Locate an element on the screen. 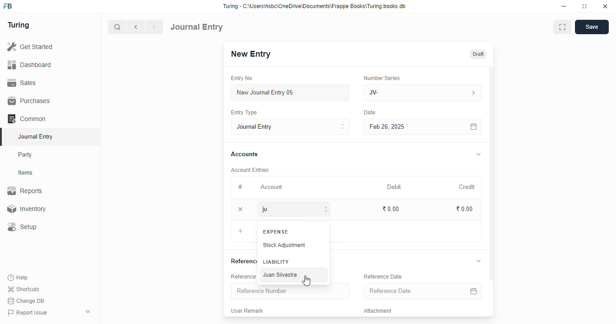 The width and height of the screenshot is (616, 324). add is located at coordinates (241, 232).